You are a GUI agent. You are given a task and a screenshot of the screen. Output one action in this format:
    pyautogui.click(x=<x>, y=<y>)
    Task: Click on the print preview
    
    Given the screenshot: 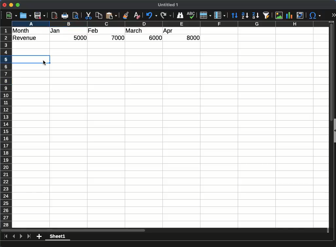 What is the action you would take?
    pyautogui.click(x=76, y=15)
    